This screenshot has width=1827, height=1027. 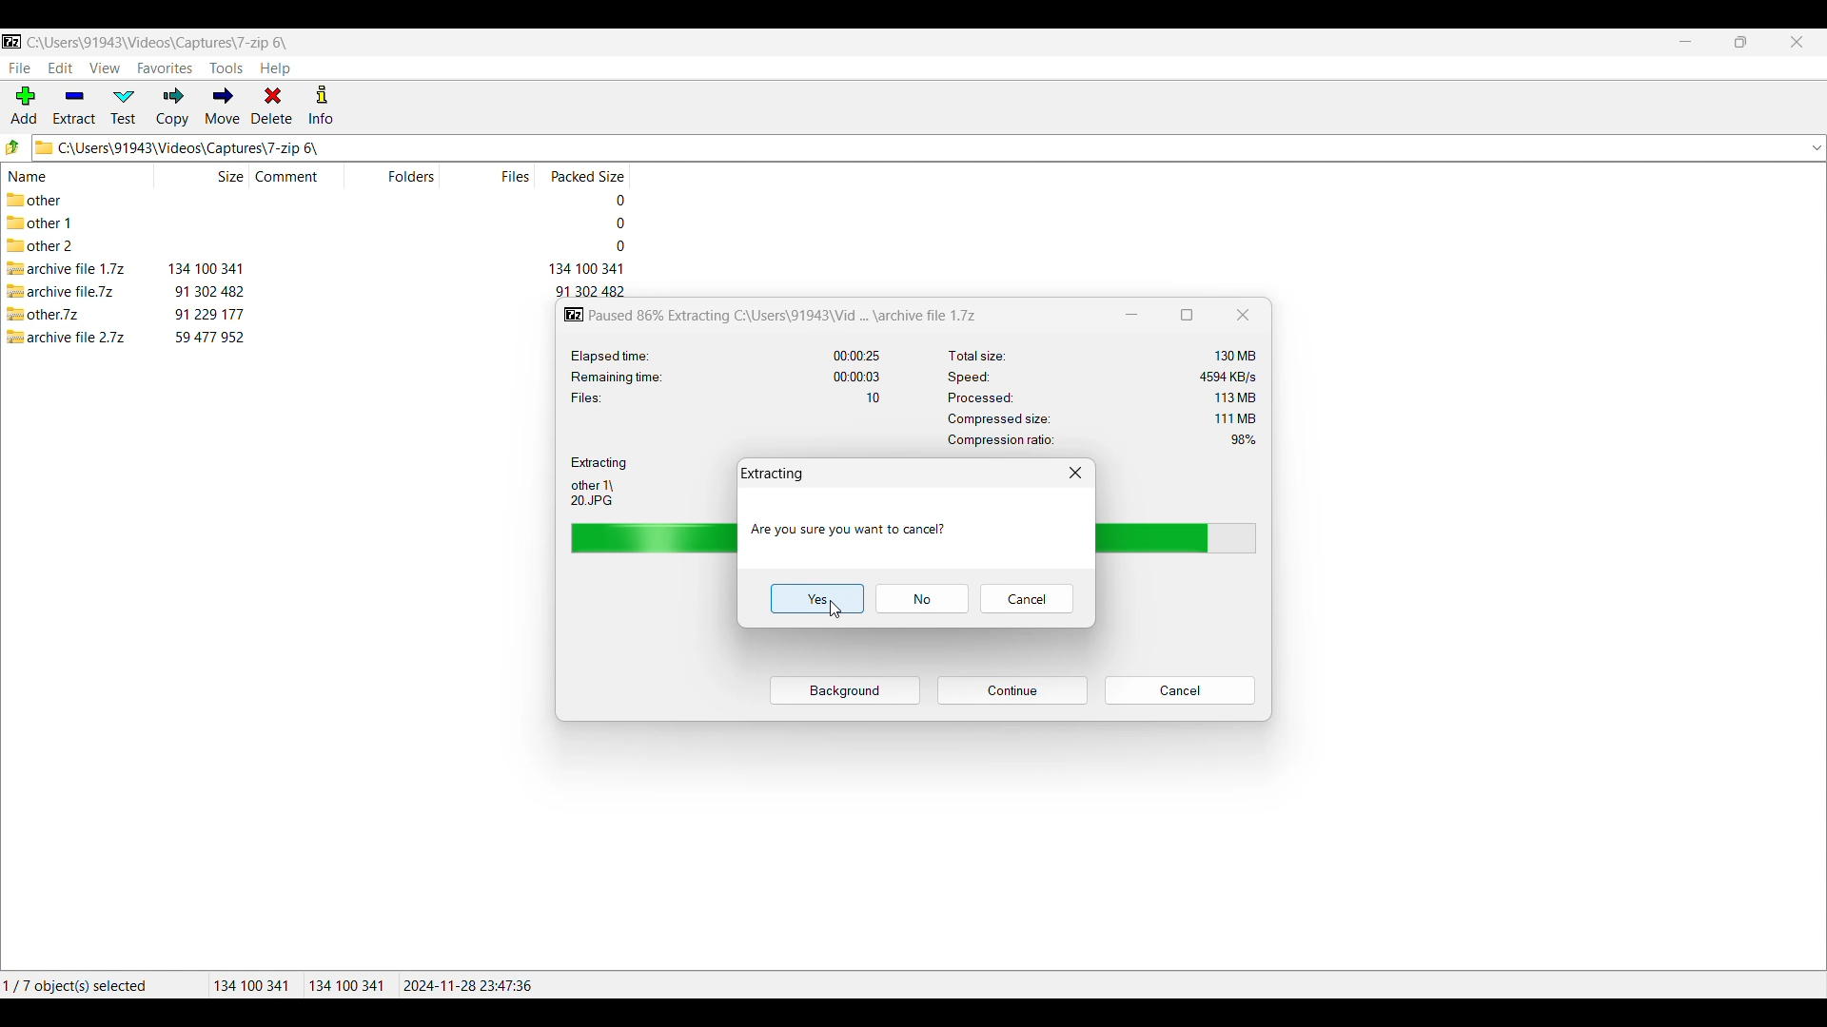 What do you see at coordinates (615, 246) in the screenshot?
I see `packed size` at bounding box center [615, 246].